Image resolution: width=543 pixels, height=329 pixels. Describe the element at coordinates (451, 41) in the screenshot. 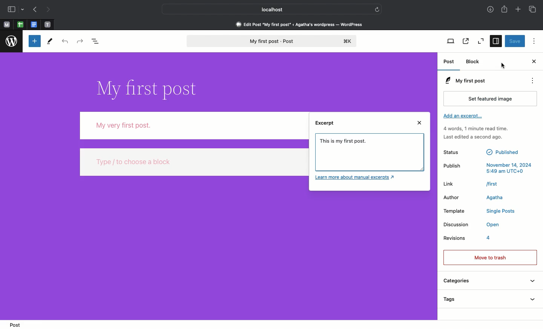

I see `View` at that location.